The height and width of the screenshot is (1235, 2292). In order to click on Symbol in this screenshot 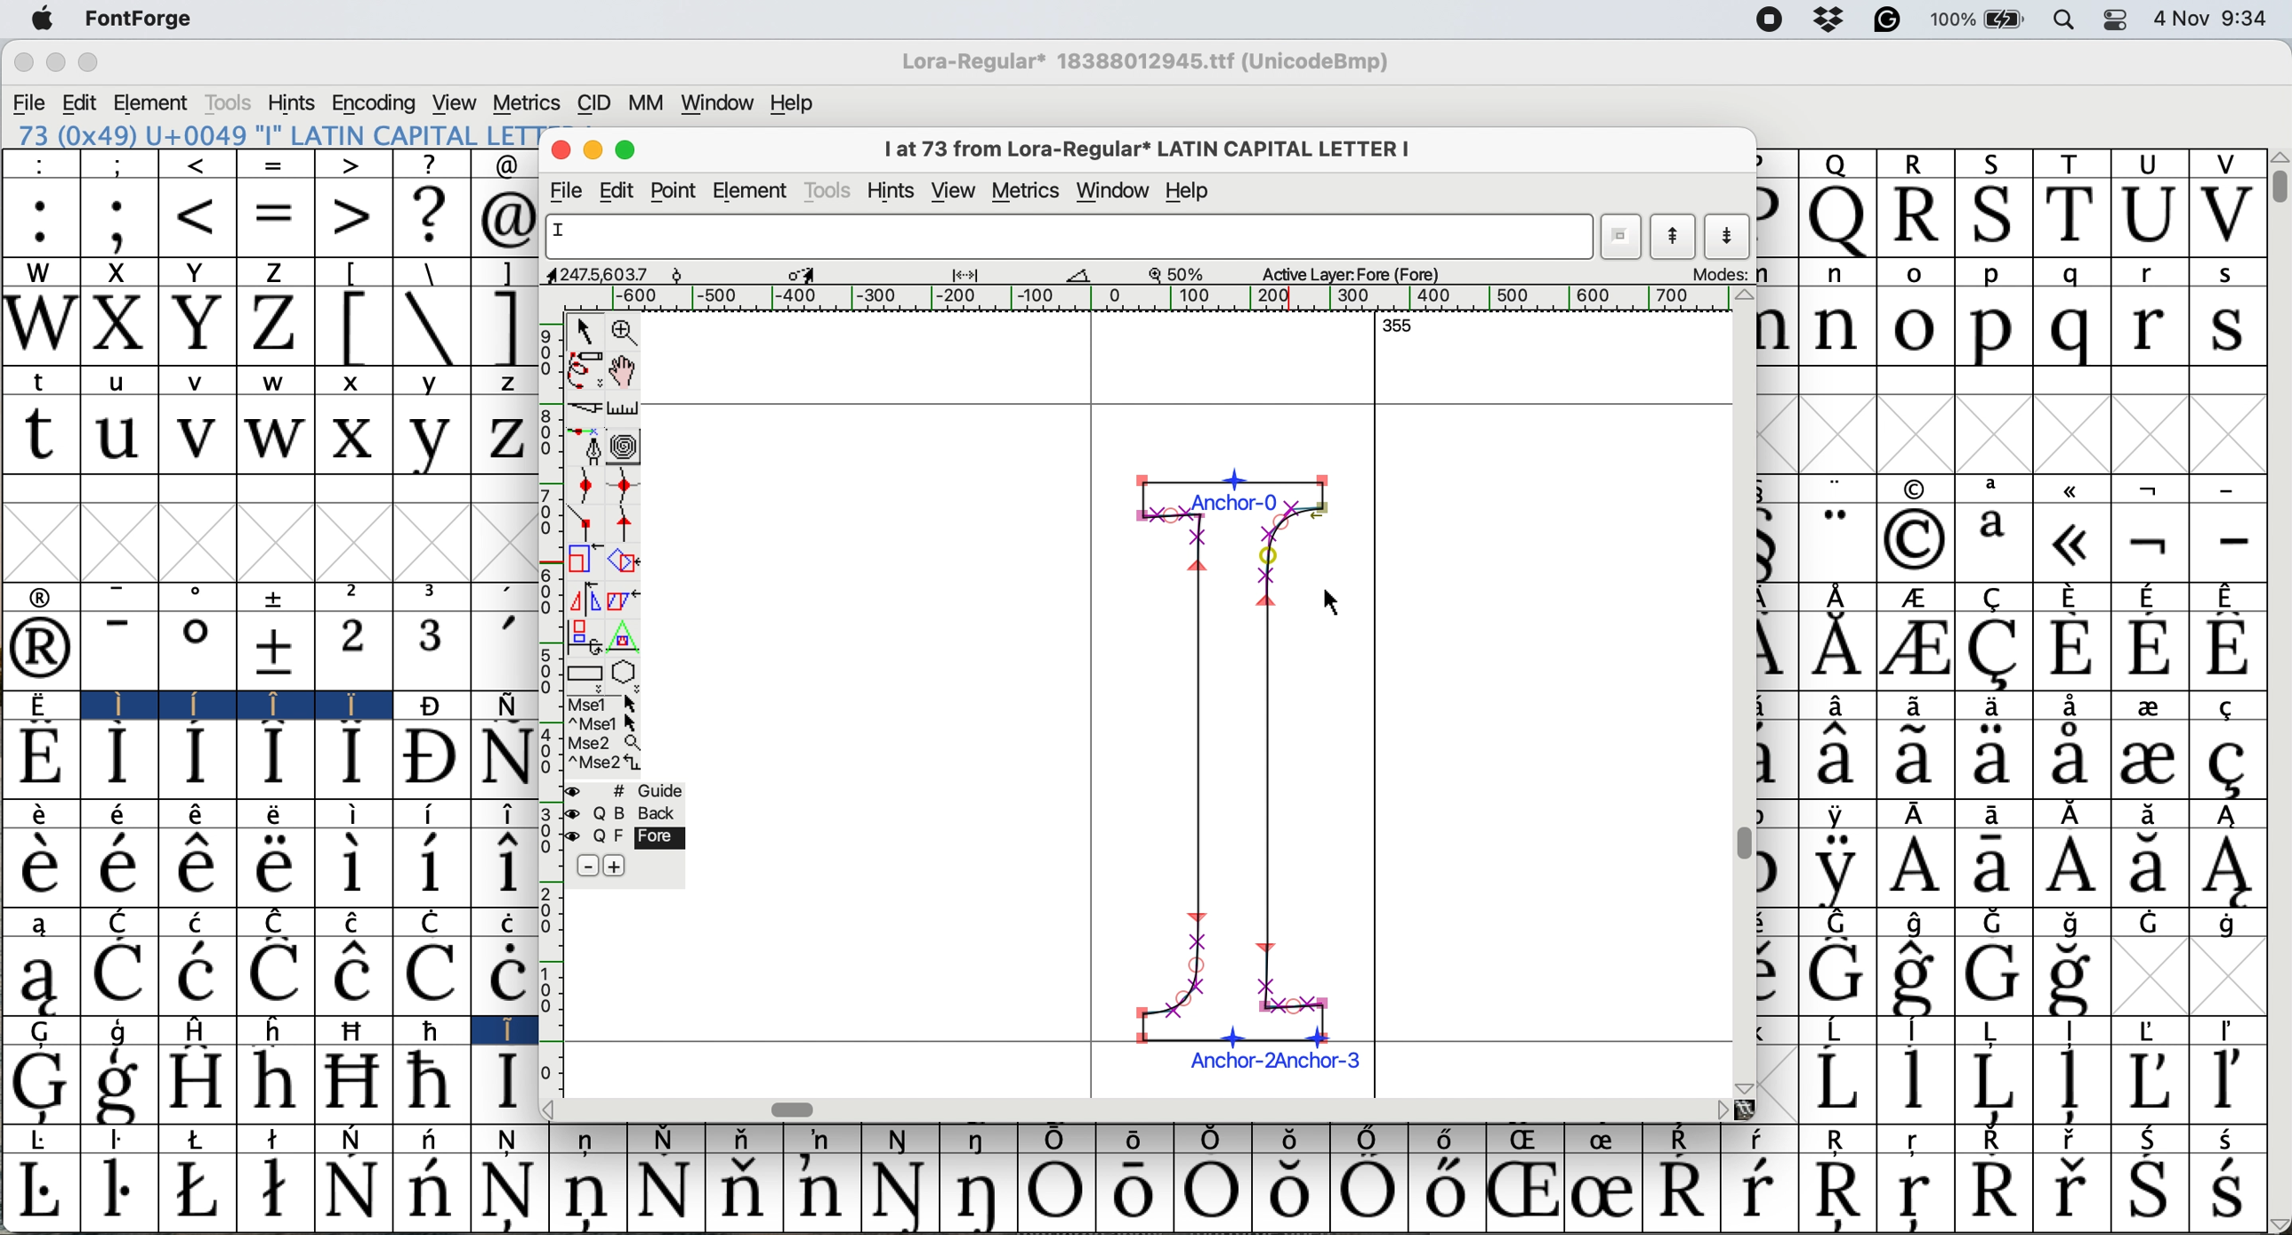, I will do `click(1056, 1141)`.